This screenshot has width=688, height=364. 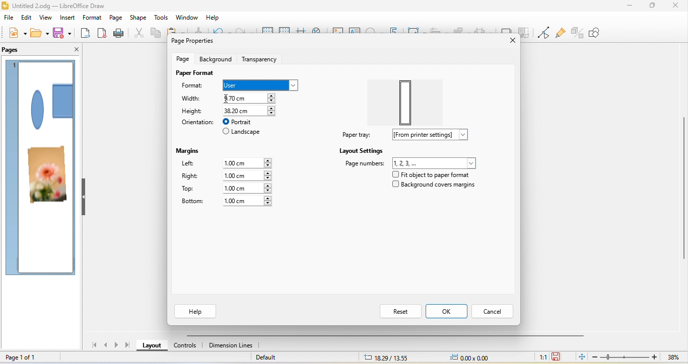 I want to click on reset, so click(x=400, y=311).